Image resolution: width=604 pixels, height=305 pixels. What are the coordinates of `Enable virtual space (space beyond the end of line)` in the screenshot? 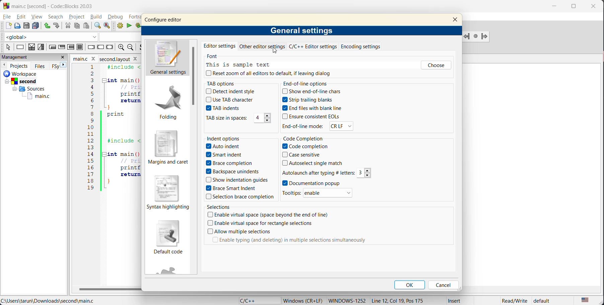 It's located at (280, 215).